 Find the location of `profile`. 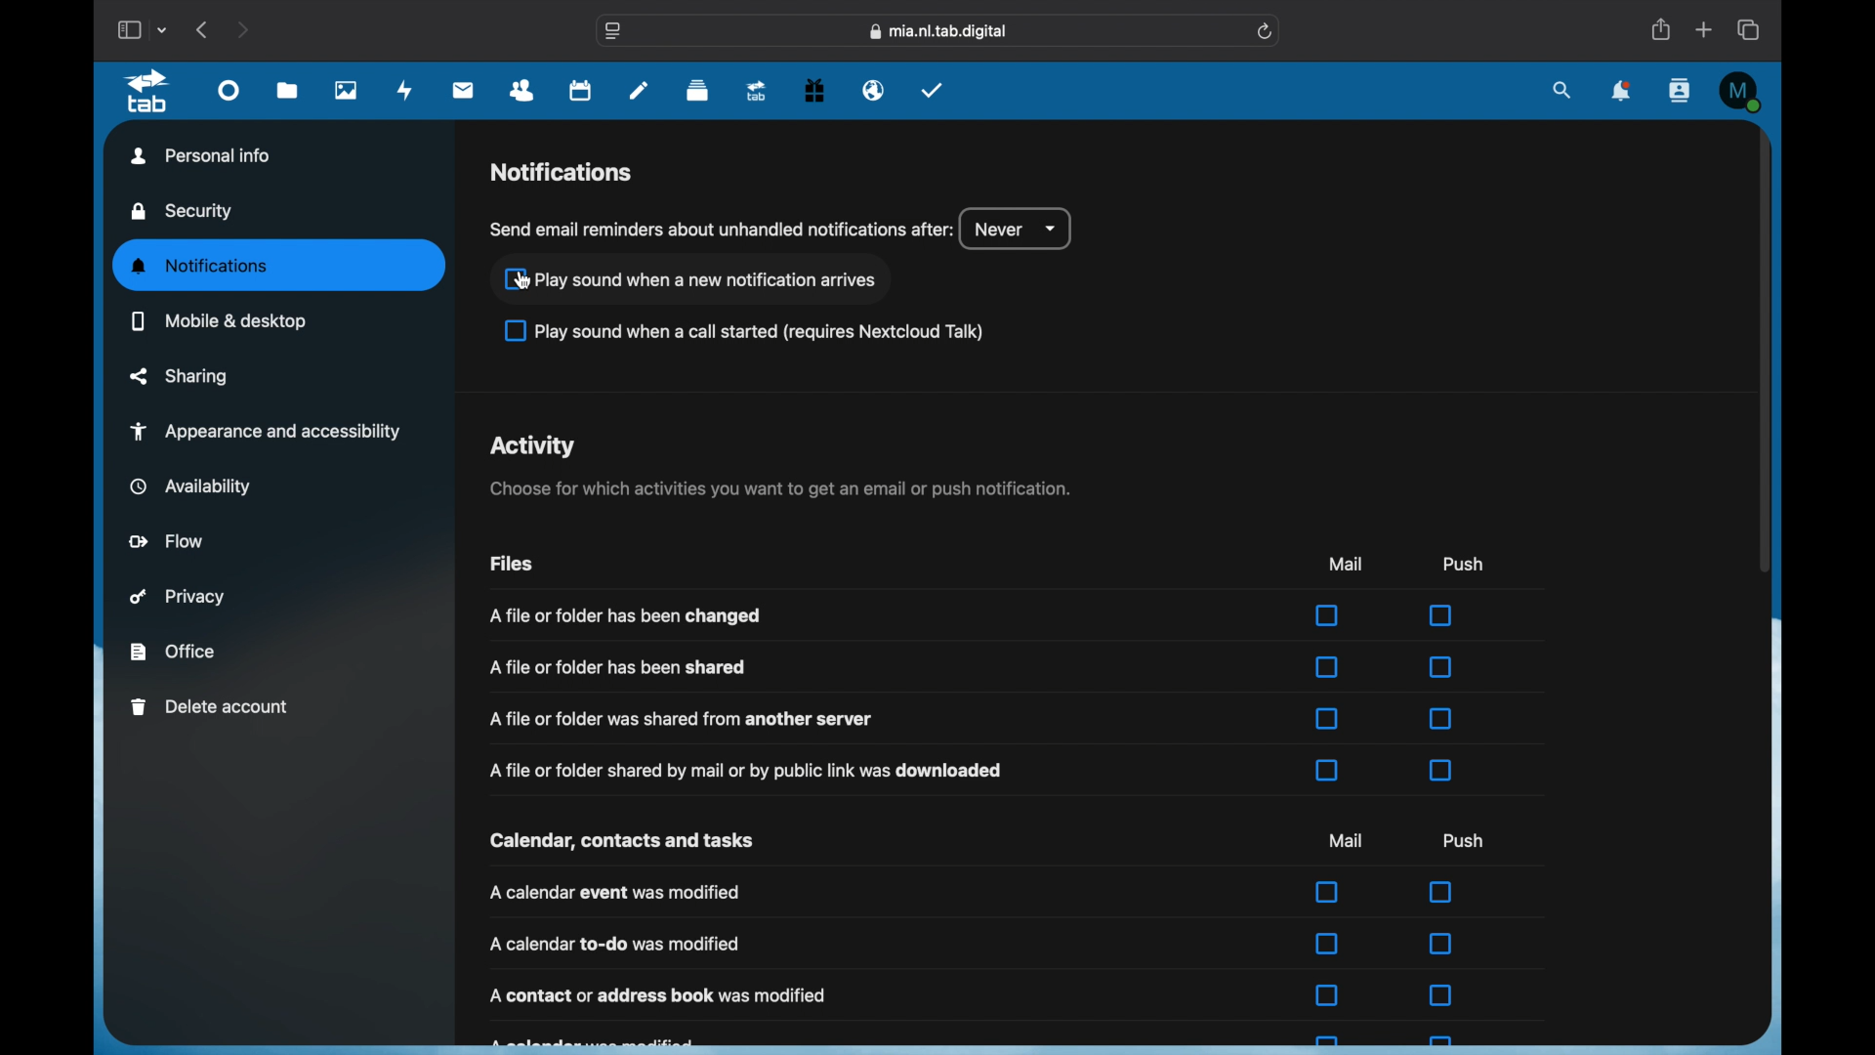

profile is located at coordinates (1738, 88).